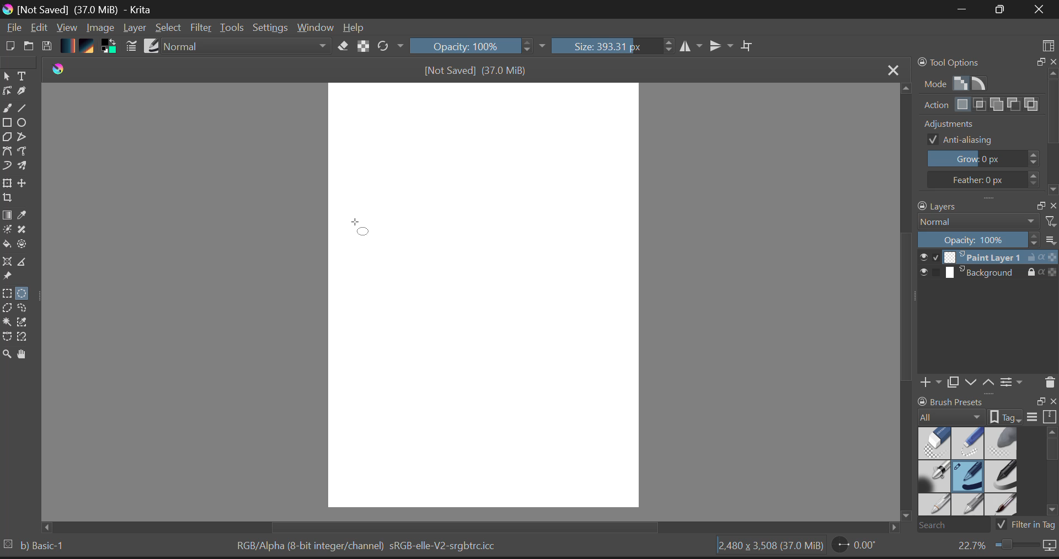 The height and width of the screenshot is (559, 1059). What do you see at coordinates (354, 27) in the screenshot?
I see `Help` at bounding box center [354, 27].